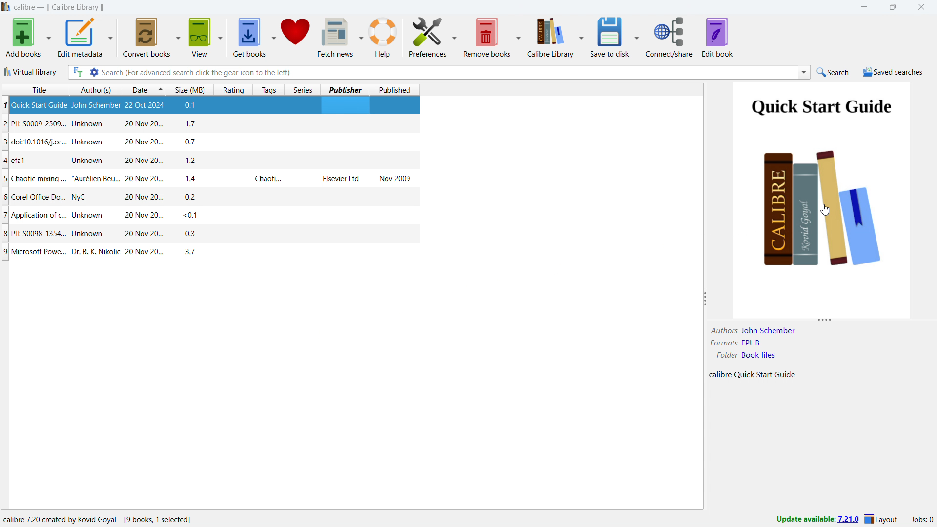  Describe the element at coordinates (190, 161) in the screenshot. I see `1.2` at that location.